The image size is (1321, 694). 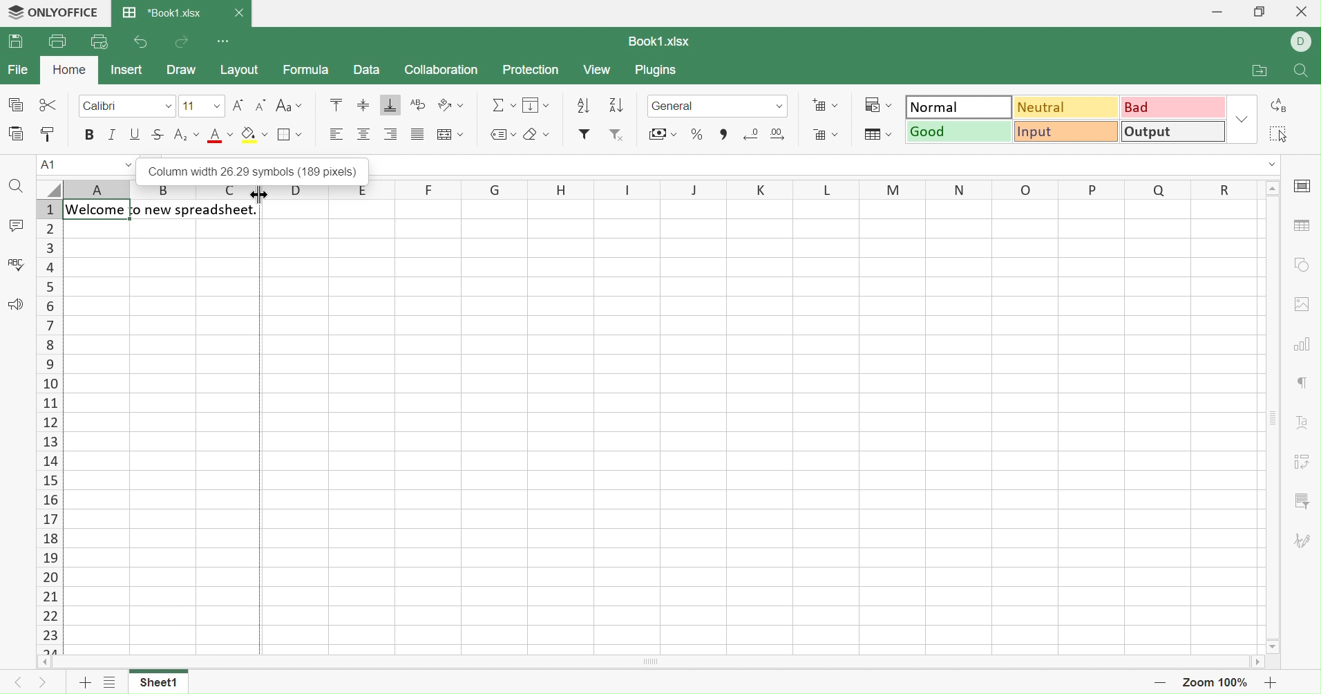 I want to click on Select all, so click(x=1280, y=134).